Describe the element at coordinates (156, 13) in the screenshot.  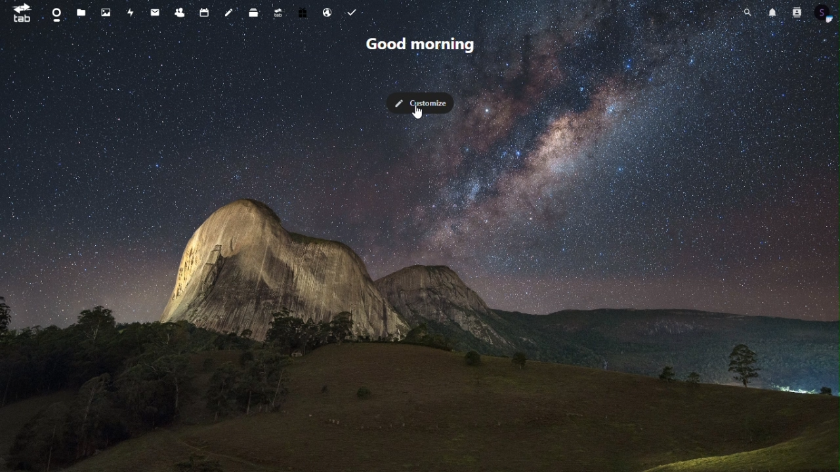
I see `message` at that location.